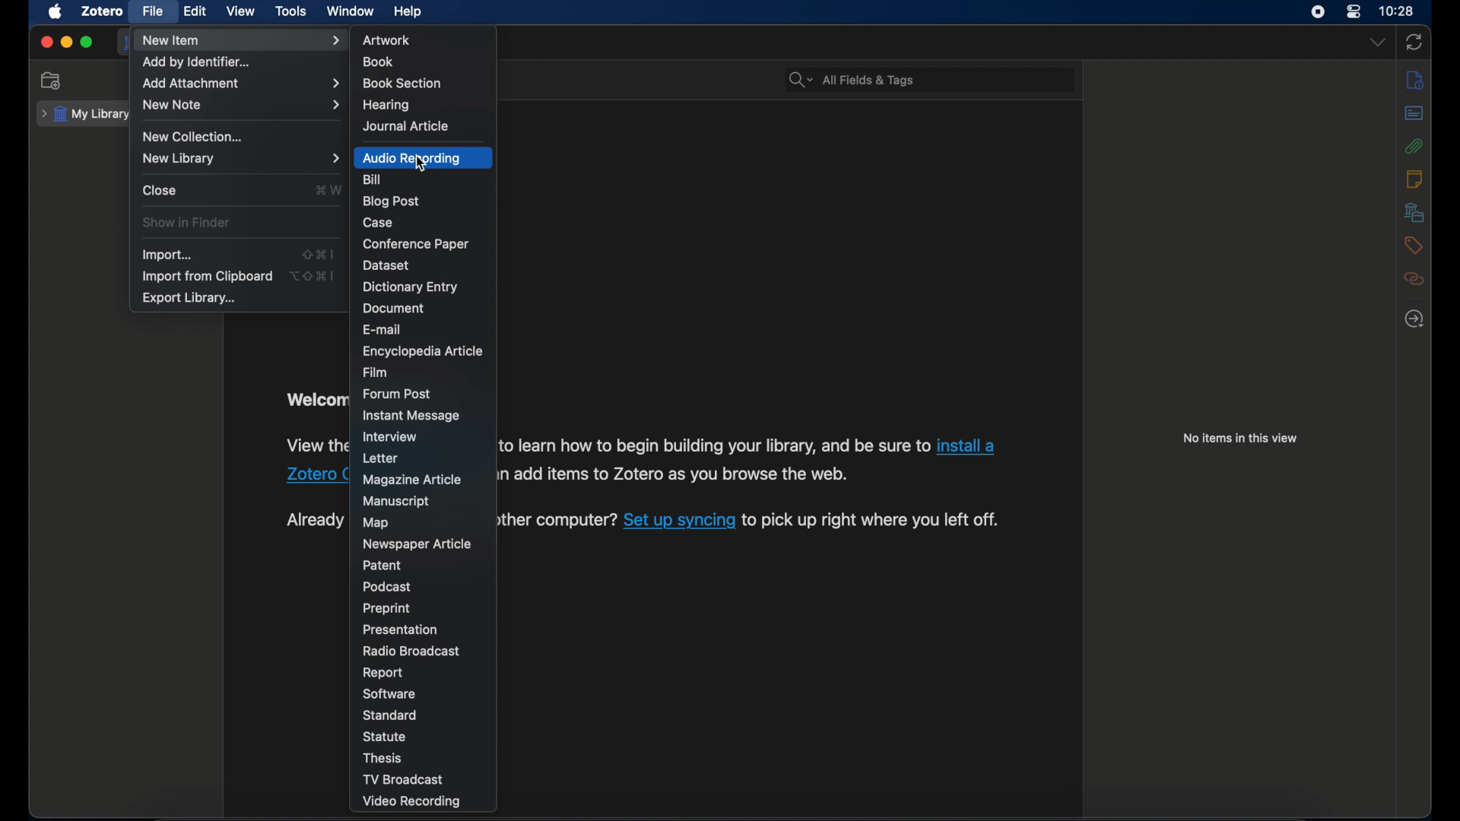 This screenshot has width=1460, height=821. Describe the element at coordinates (1414, 179) in the screenshot. I see `notes` at that location.